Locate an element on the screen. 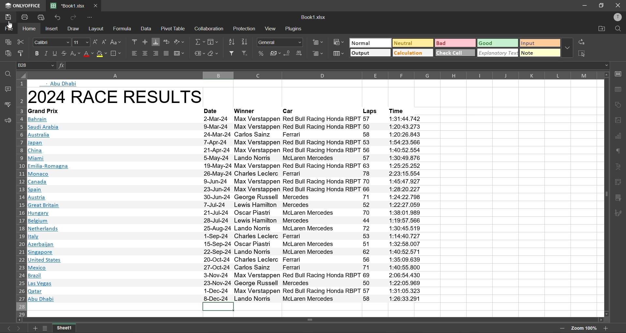 The height and width of the screenshot is (333, 626). file name: Book1.xlsx is located at coordinates (68, 6).